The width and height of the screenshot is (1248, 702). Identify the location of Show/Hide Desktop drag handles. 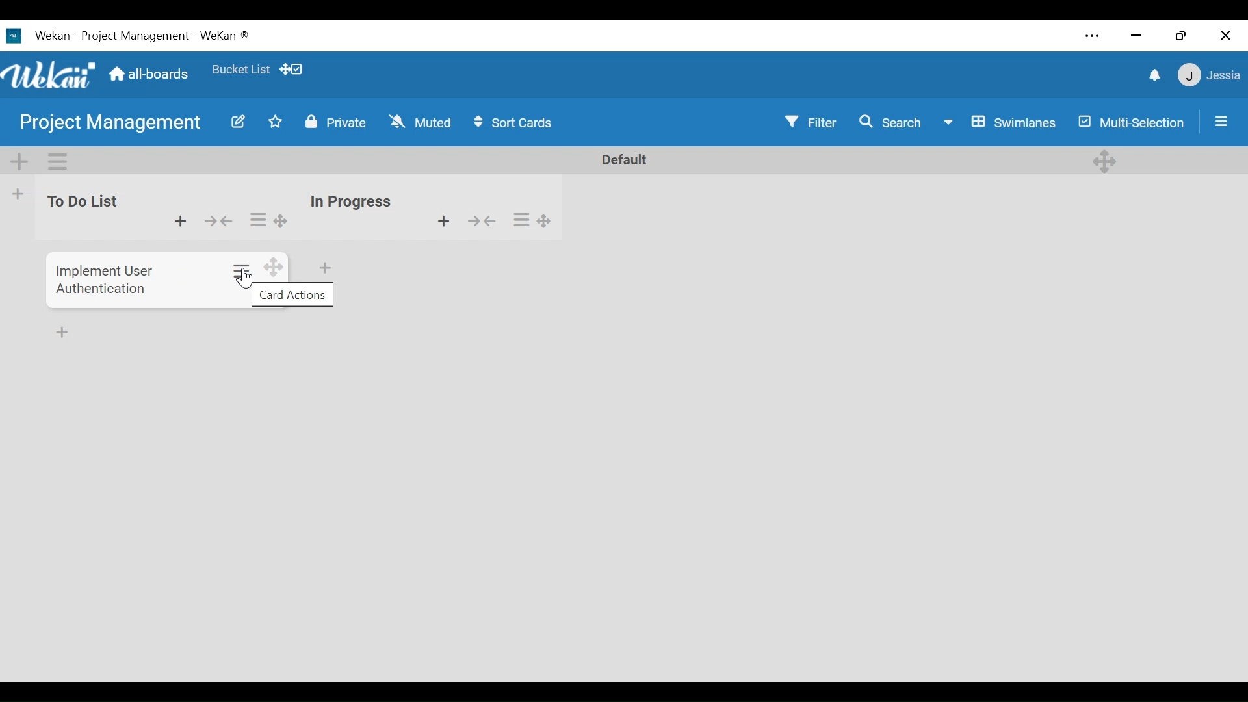
(291, 70).